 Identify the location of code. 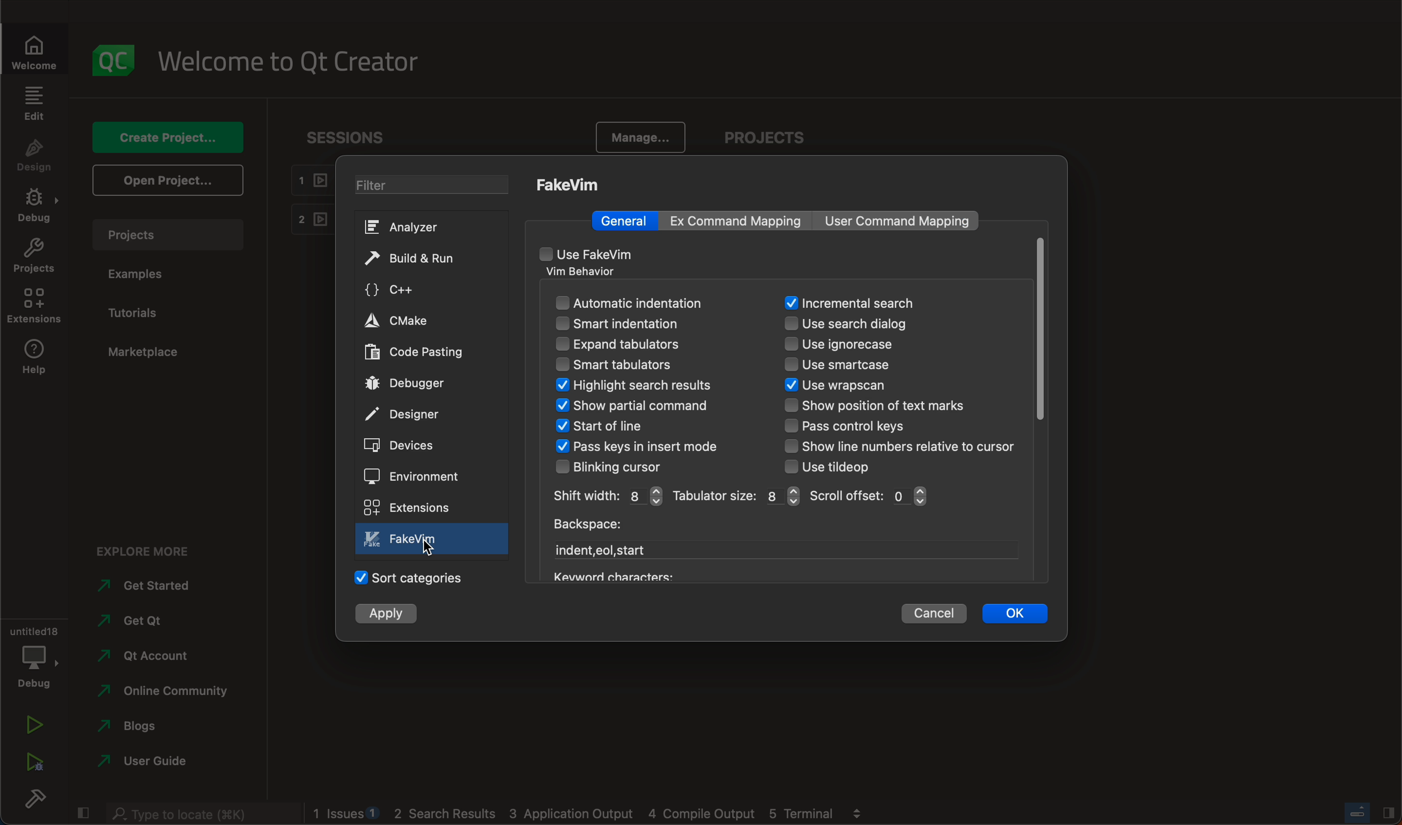
(417, 353).